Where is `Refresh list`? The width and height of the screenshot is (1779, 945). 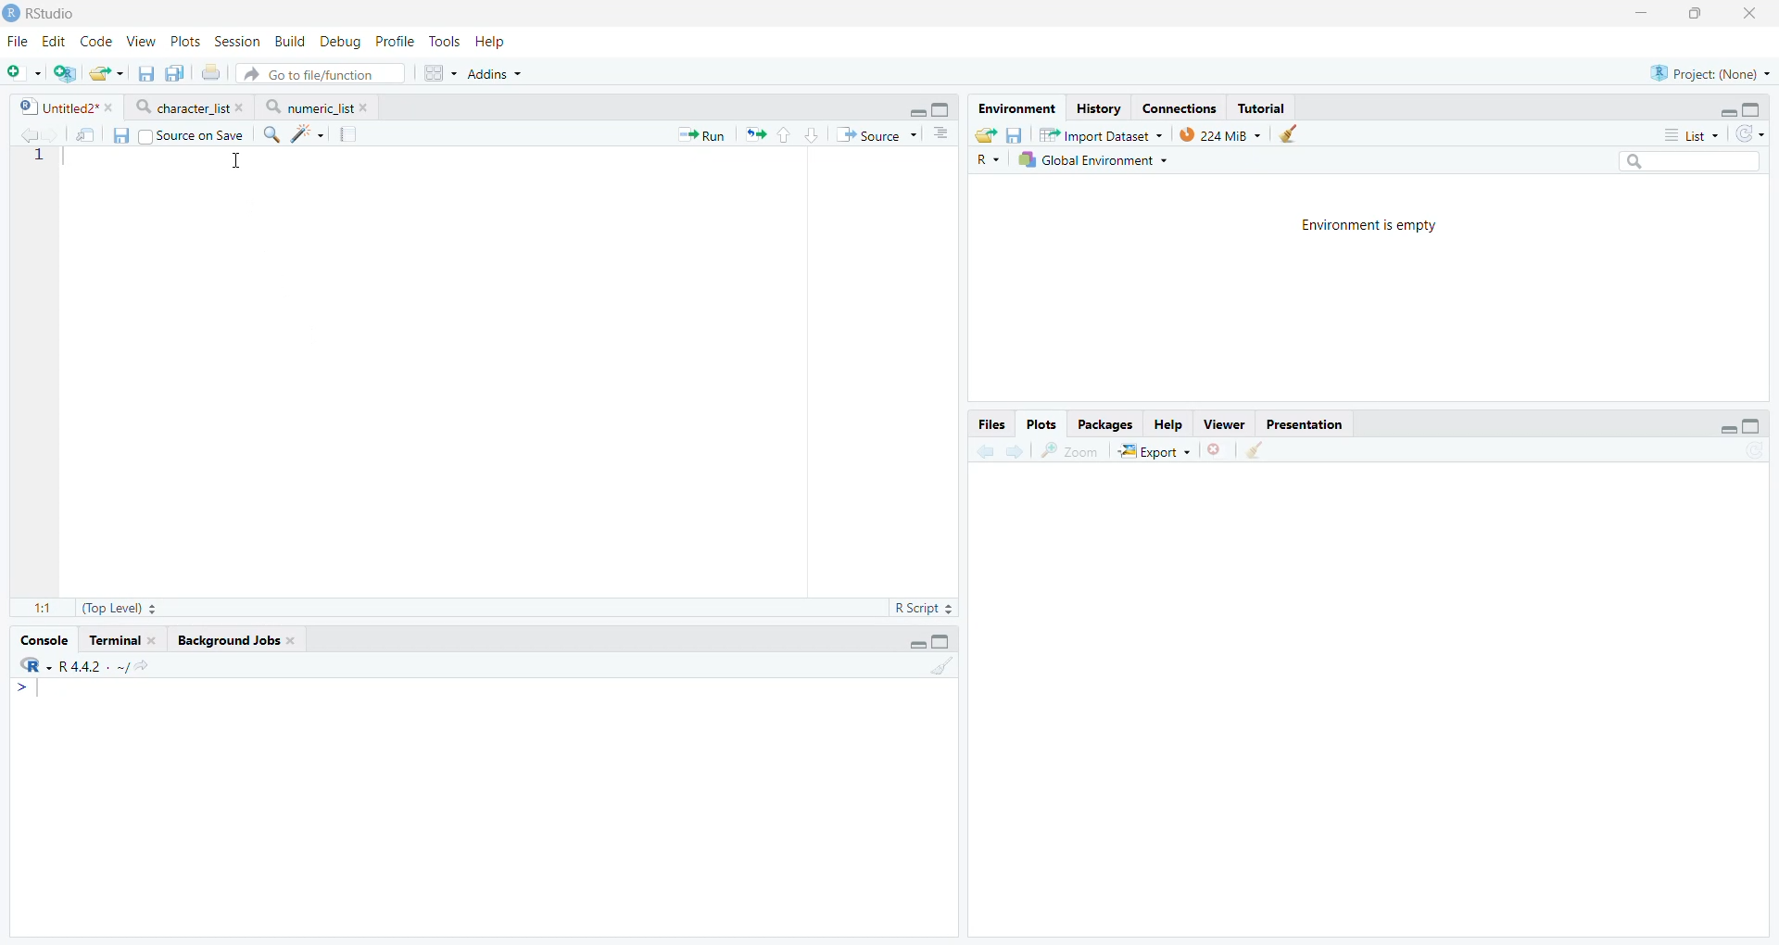 Refresh list is located at coordinates (1755, 452).